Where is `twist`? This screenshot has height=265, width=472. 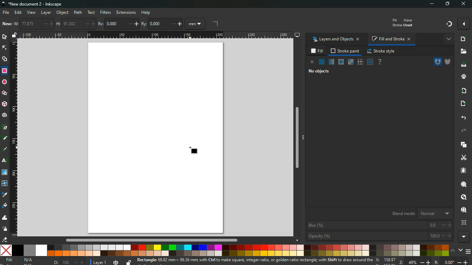 twist is located at coordinates (4, 183).